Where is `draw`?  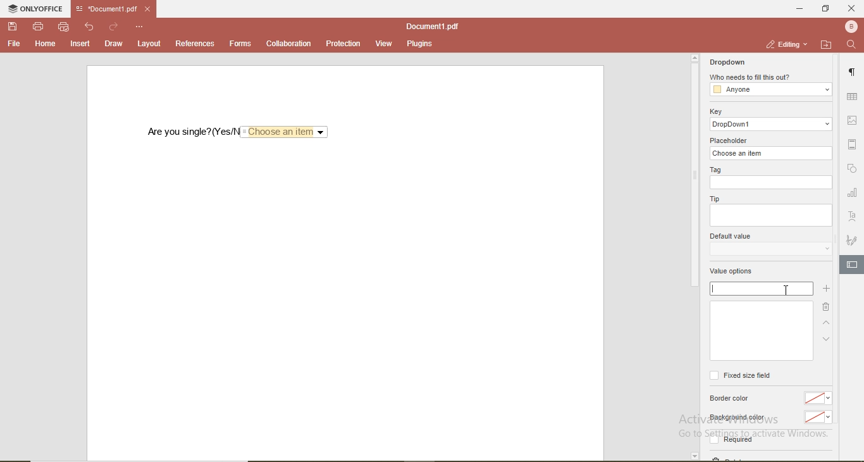
draw is located at coordinates (113, 44).